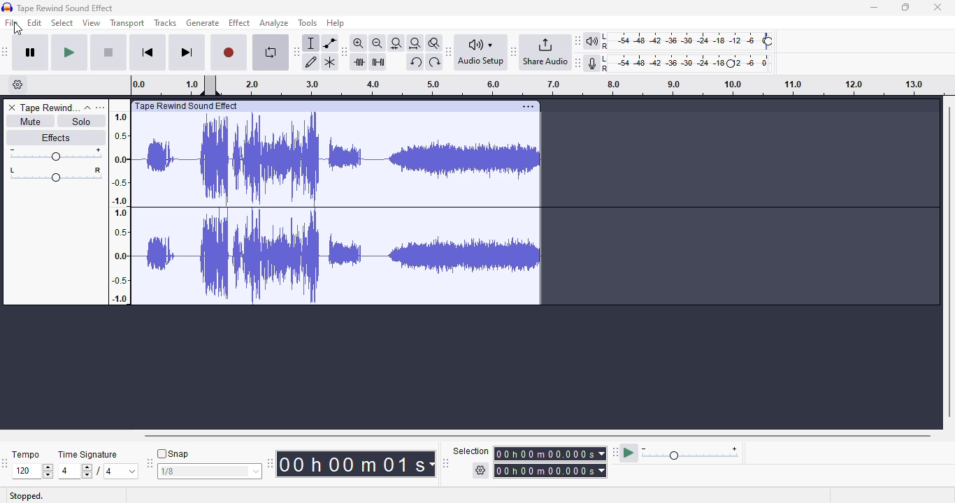  Describe the element at coordinates (675, 63) in the screenshot. I see `audacity recording meter toolbar` at that location.